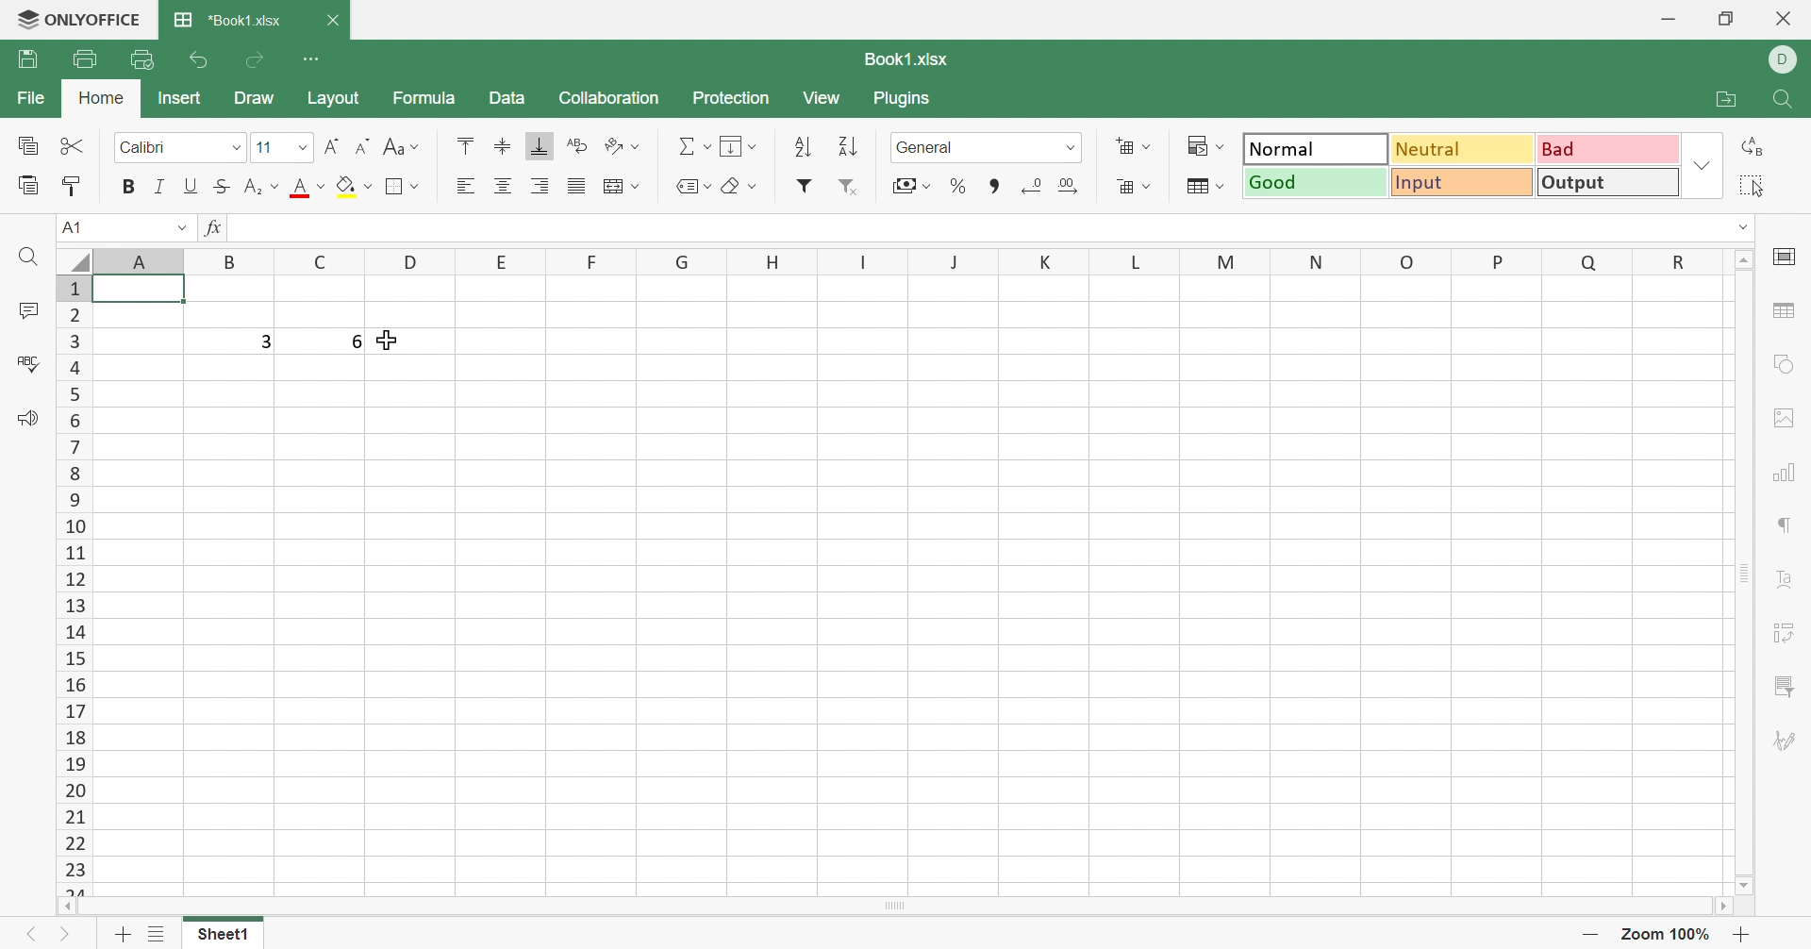  Describe the element at coordinates (307, 187) in the screenshot. I see `Font color` at that location.